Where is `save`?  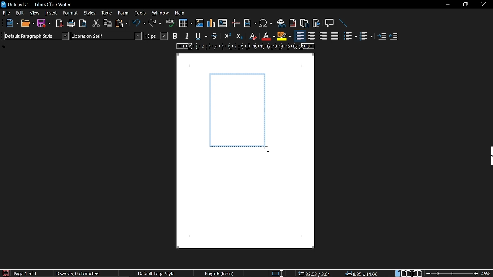
save is located at coordinates (43, 23).